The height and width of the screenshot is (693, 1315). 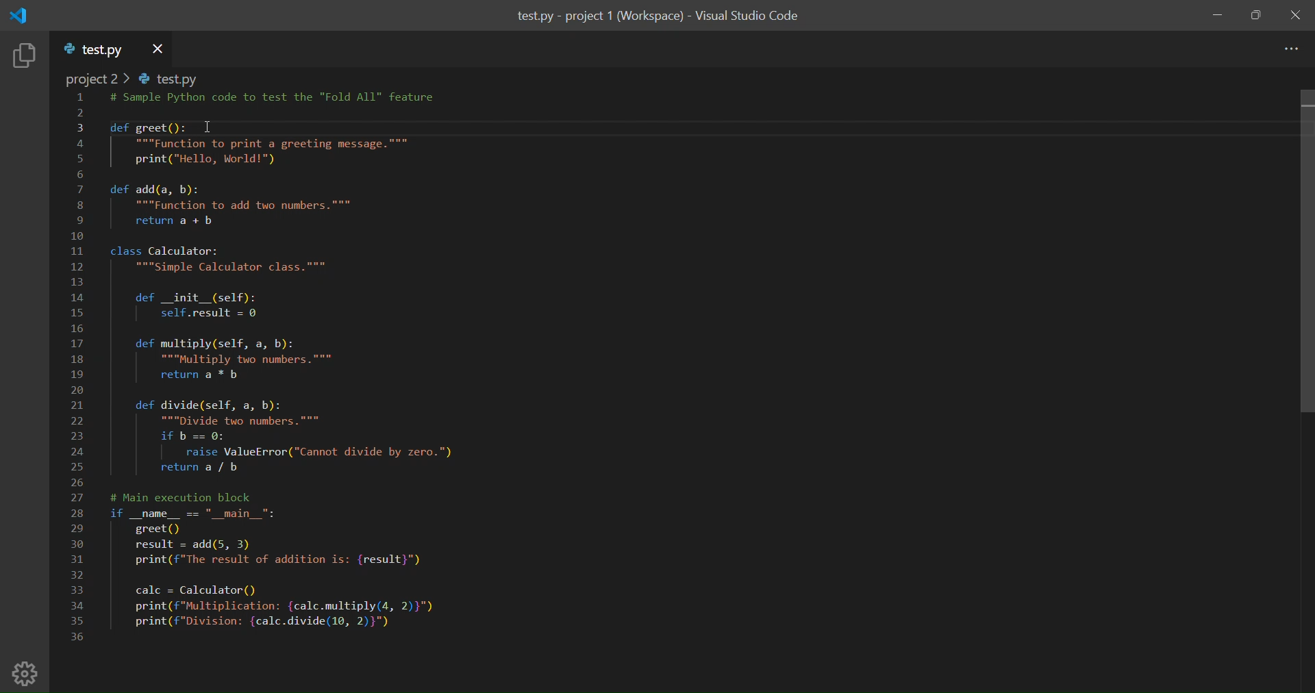 I want to click on title, so click(x=657, y=17).